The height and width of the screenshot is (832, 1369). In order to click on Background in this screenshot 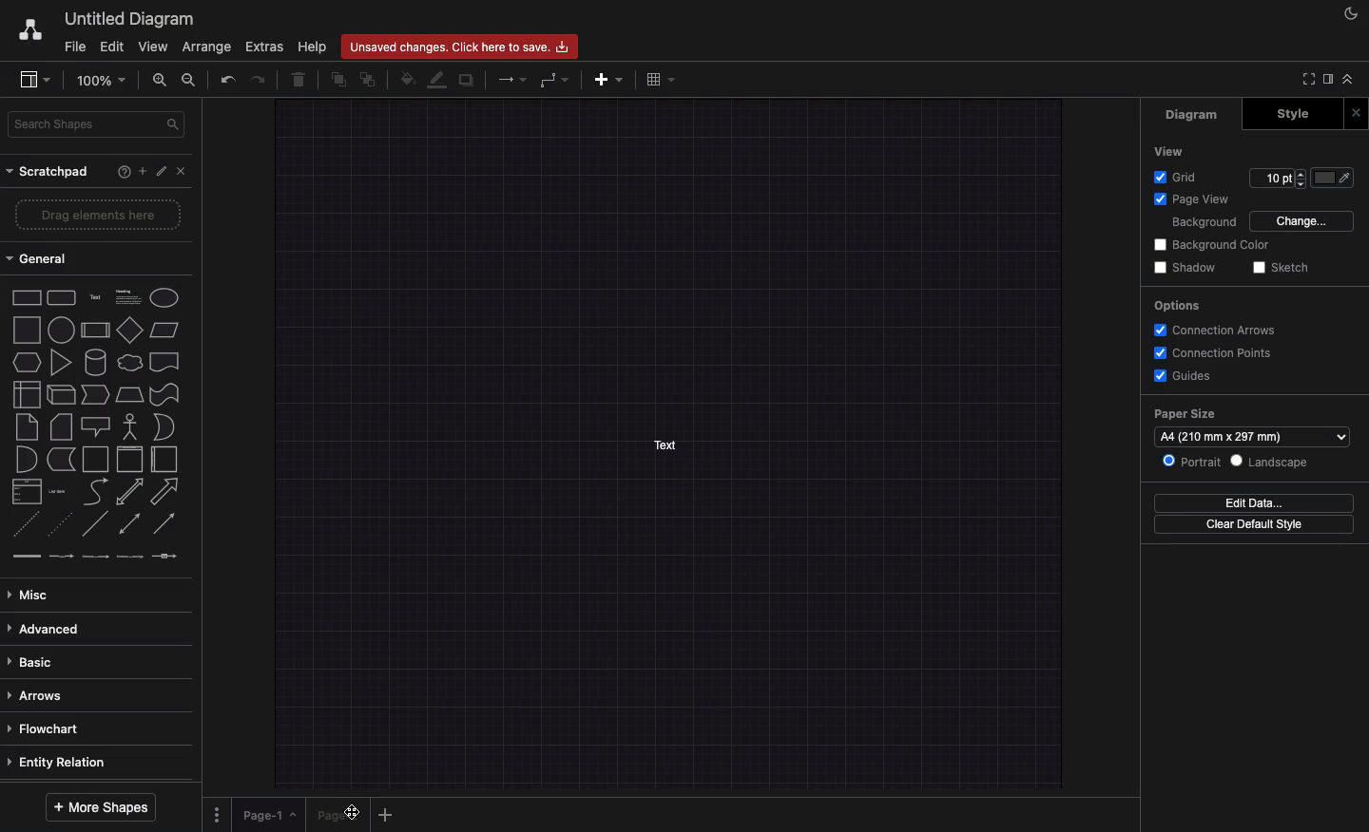, I will do `click(1204, 223)`.